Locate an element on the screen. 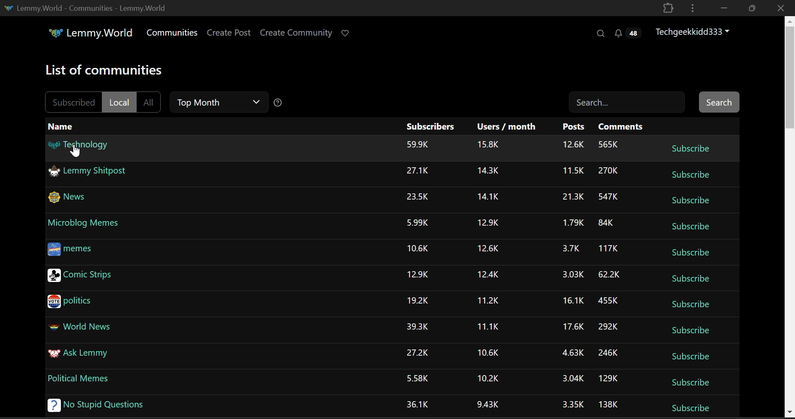  Subscribe is located at coordinates (687, 148).